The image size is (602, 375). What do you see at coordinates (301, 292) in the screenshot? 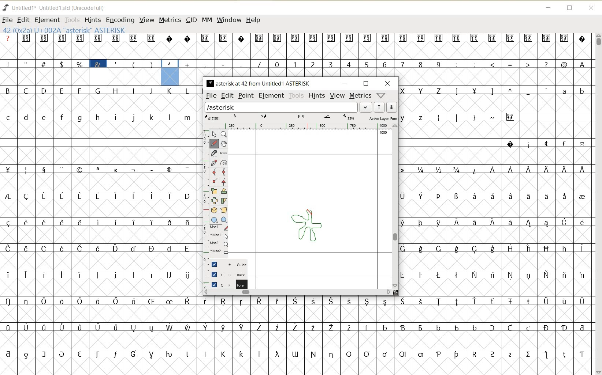
I see `SCROLLBAR` at bounding box center [301, 292].